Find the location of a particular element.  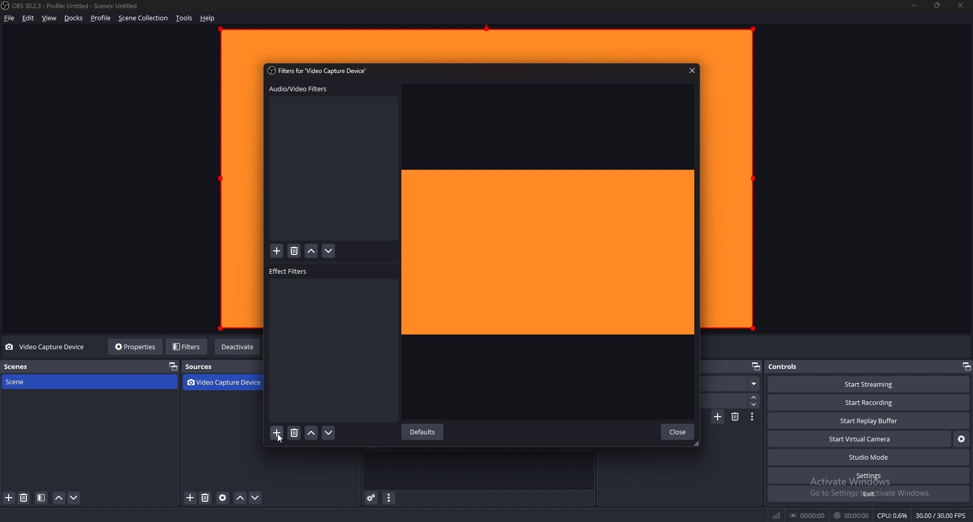

docks is located at coordinates (74, 18).